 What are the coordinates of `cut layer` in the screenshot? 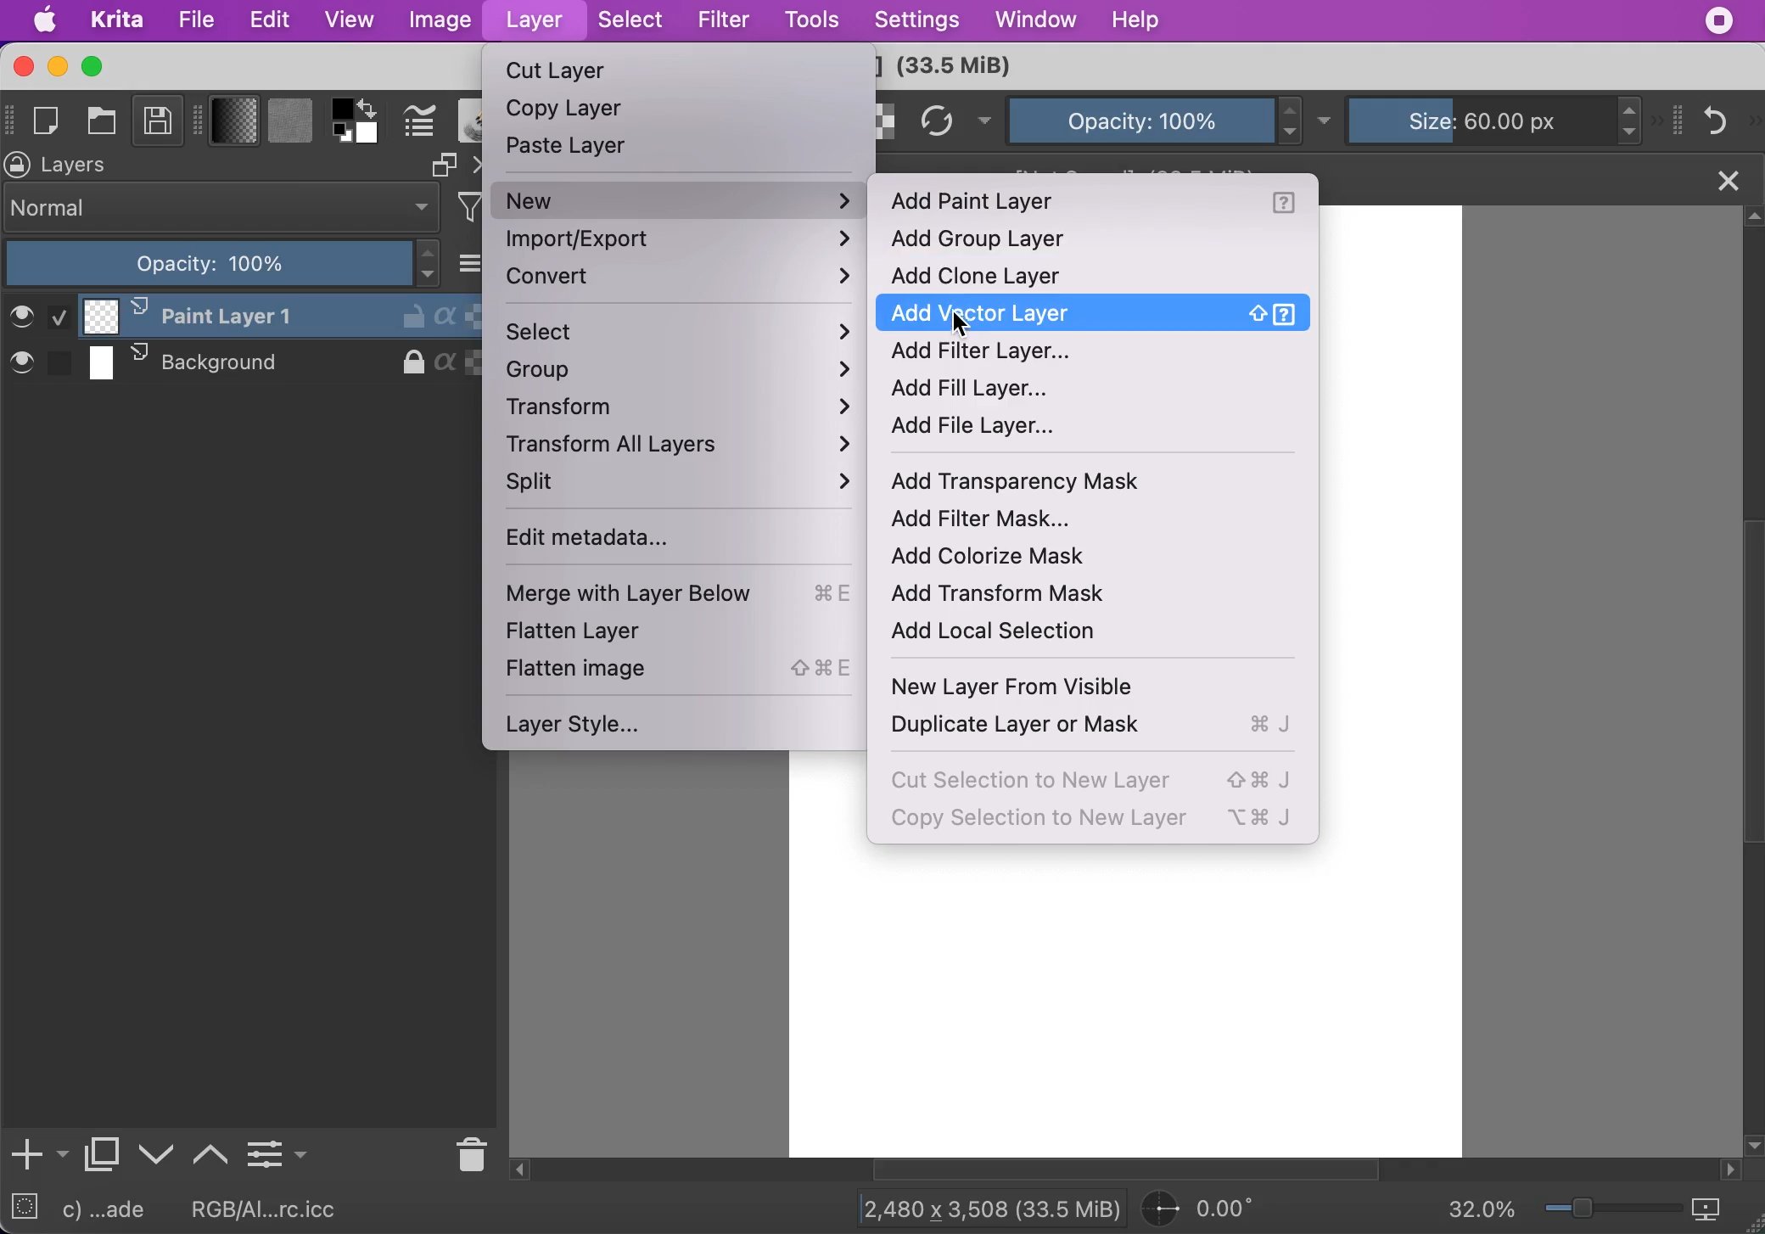 It's located at (559, 72).